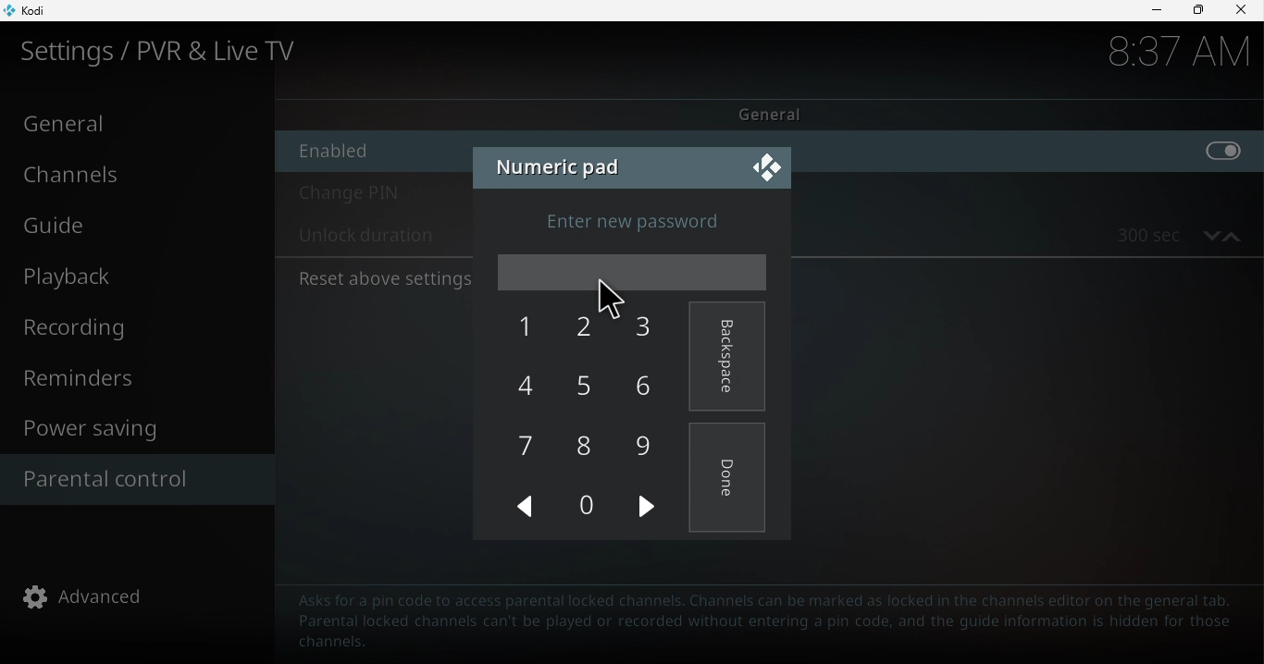 The width and height of the screenshot is (1264, 664). What do you see at coordinates (141, 381) in the screenshot?
I see `Reminders` at bounding box center [141, 381].